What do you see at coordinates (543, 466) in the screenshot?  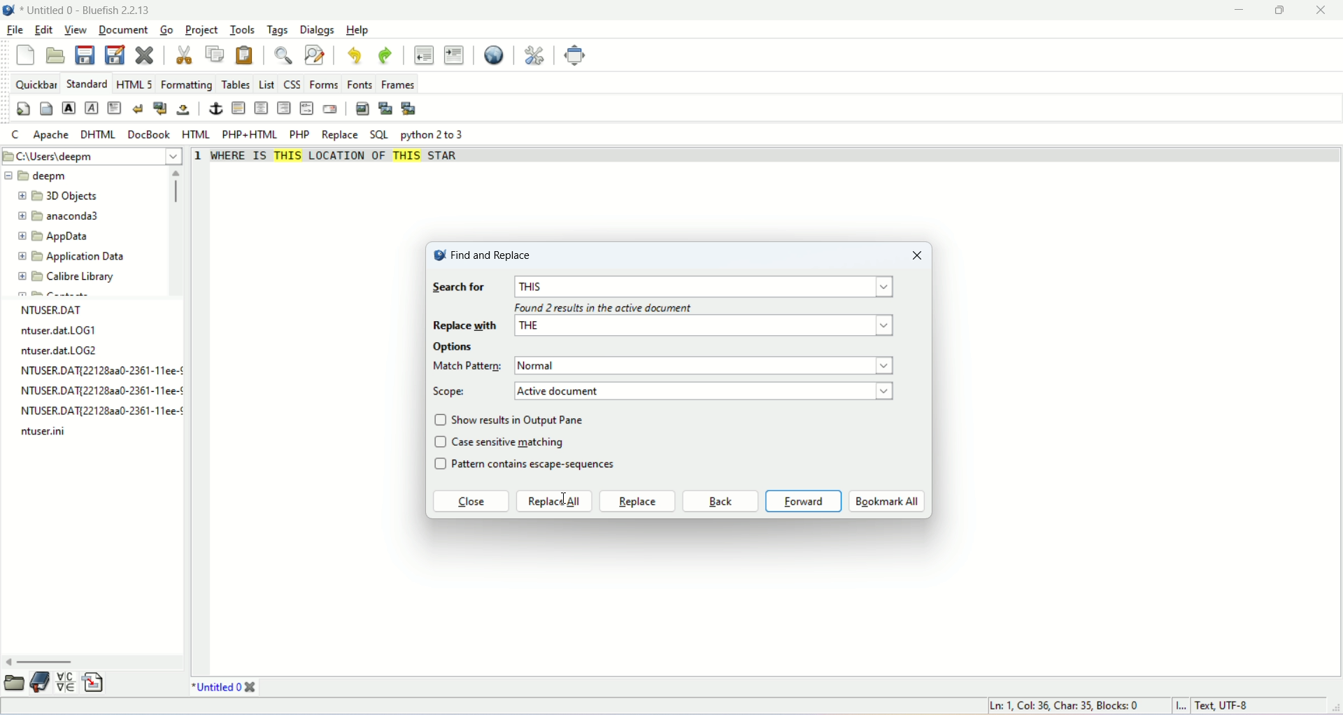 I see `pattern contains escape-sequences` at bounding box center [543, 466].